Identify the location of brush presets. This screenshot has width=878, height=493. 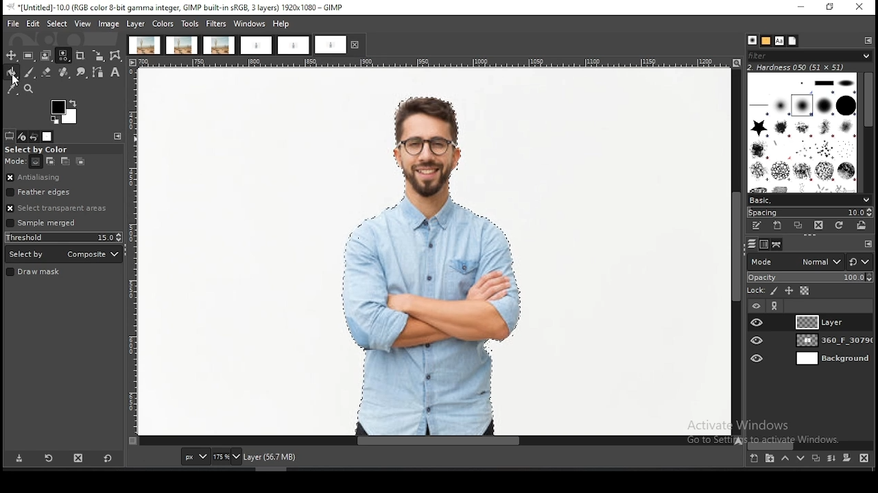
(809, 201).